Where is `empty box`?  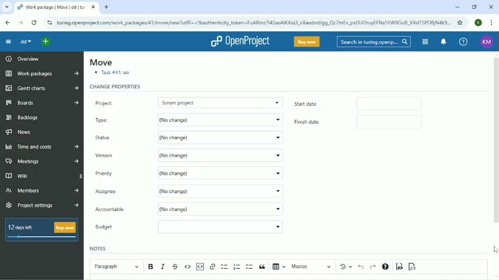 empty box is located at coordinates (394, 103).